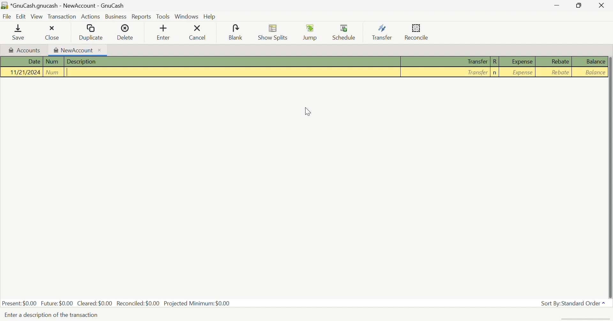 This screenshot has height=321, width=613. What do you see at coordinates (346, 31) in the screenshot?
I see `Schedule` at bounding box center [346, 31].